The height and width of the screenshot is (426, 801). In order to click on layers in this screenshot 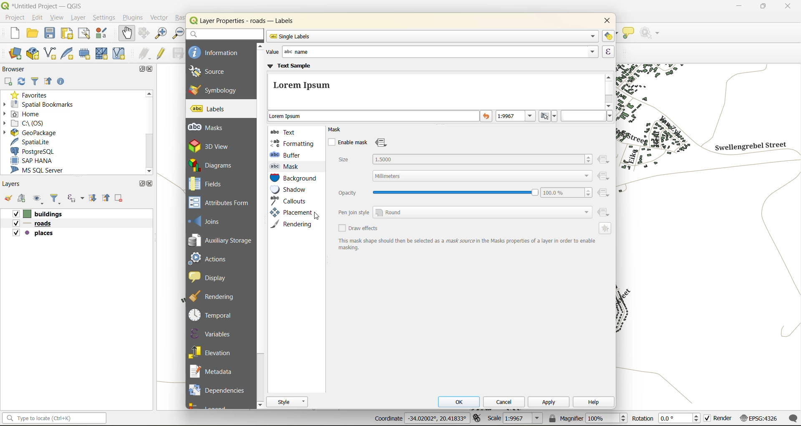, I will do `click(15, 185)`.